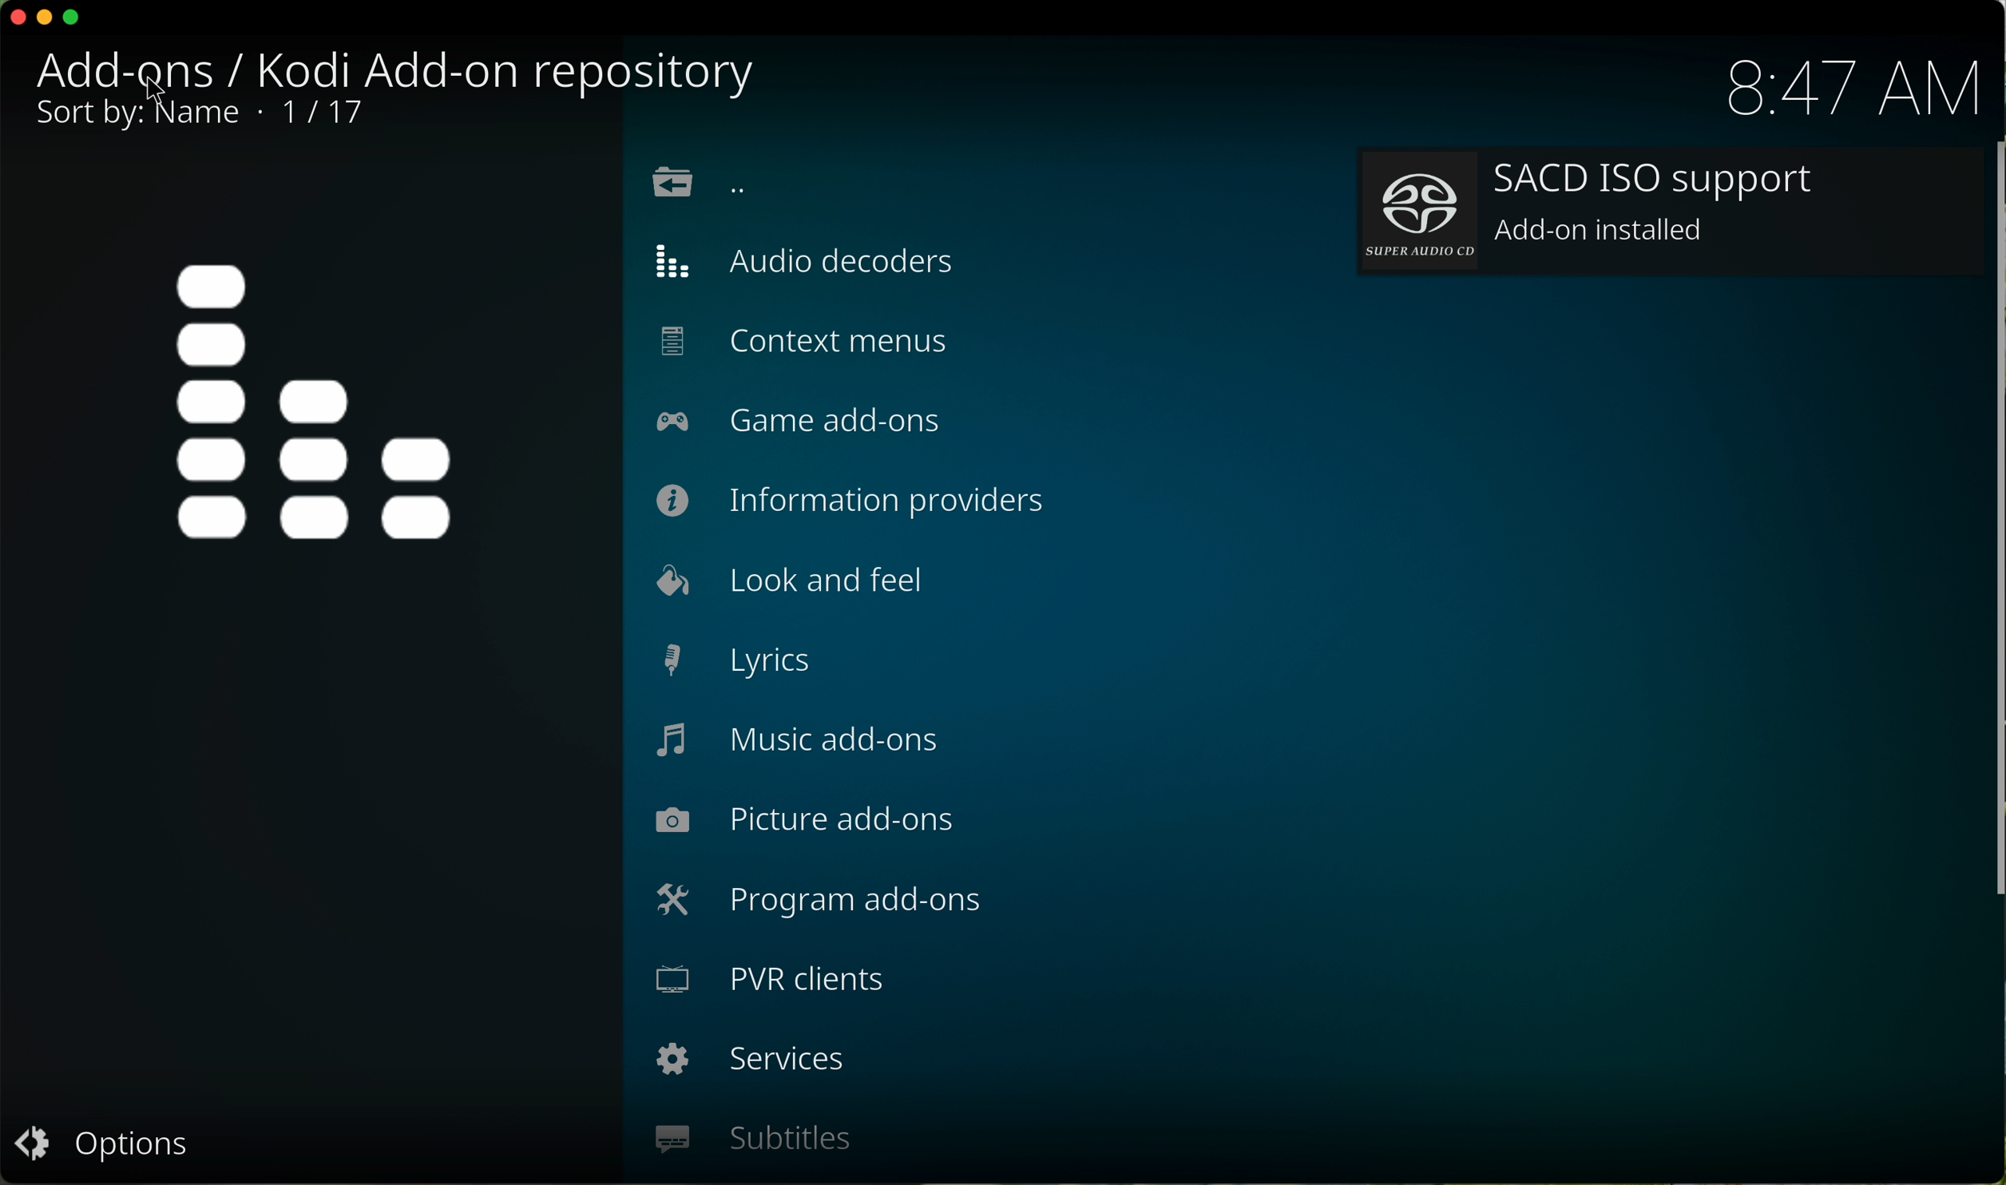 This screenshot has height=1185, width=2006. Describe the element at coordinates (799, 341) in the screenshot. I see `context menus` at that location.